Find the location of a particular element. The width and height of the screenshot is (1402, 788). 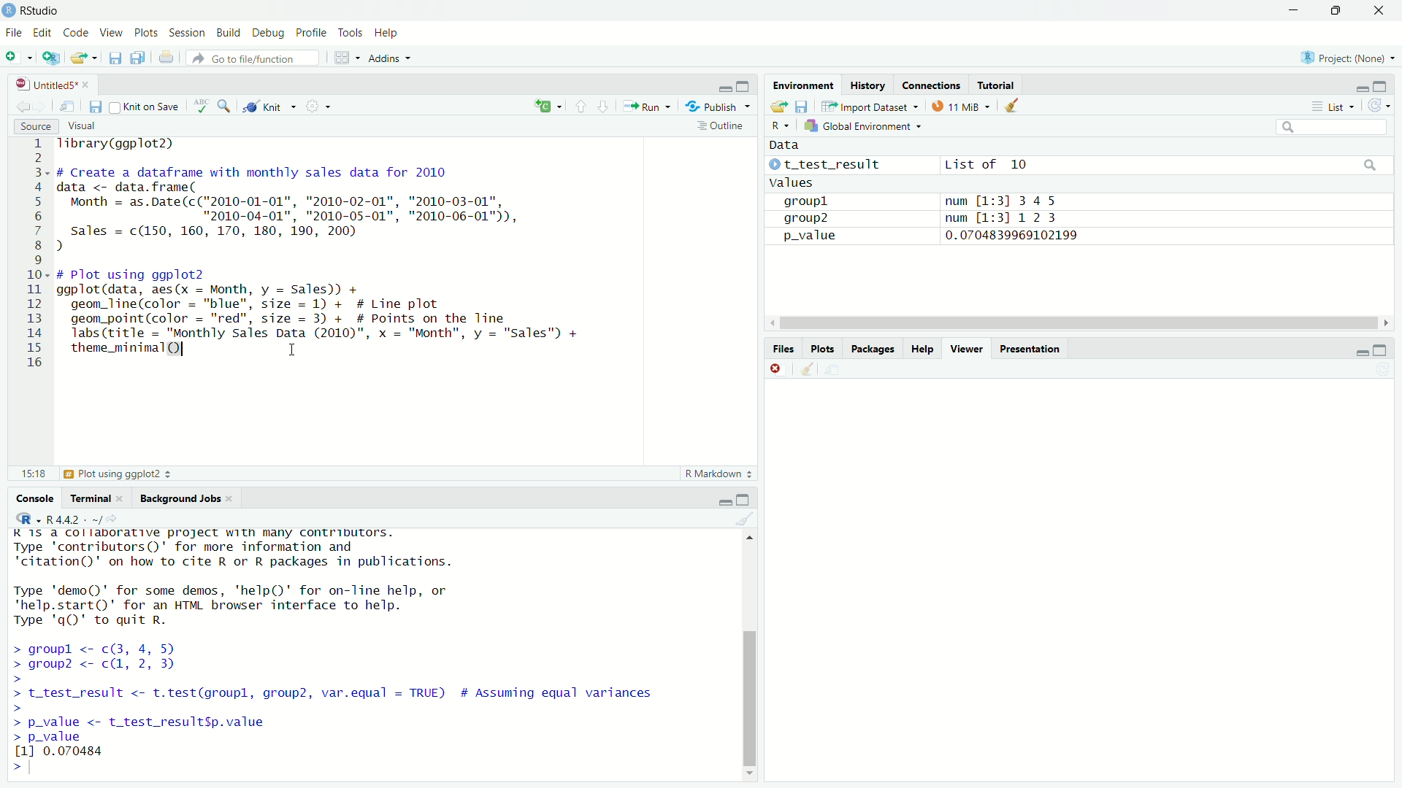

Help is located at coordinates (391, 33).